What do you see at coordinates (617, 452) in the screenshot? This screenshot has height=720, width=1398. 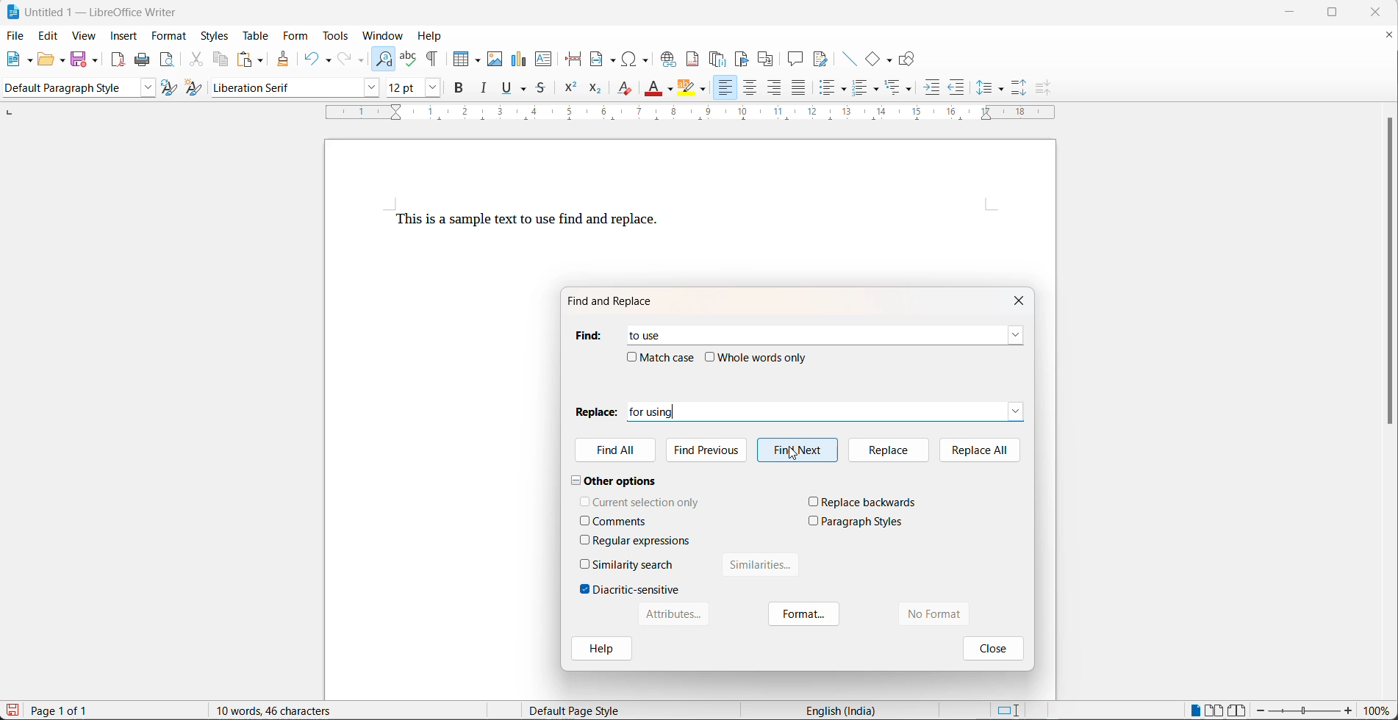 I see `find All` at bounding box center [617, 452].